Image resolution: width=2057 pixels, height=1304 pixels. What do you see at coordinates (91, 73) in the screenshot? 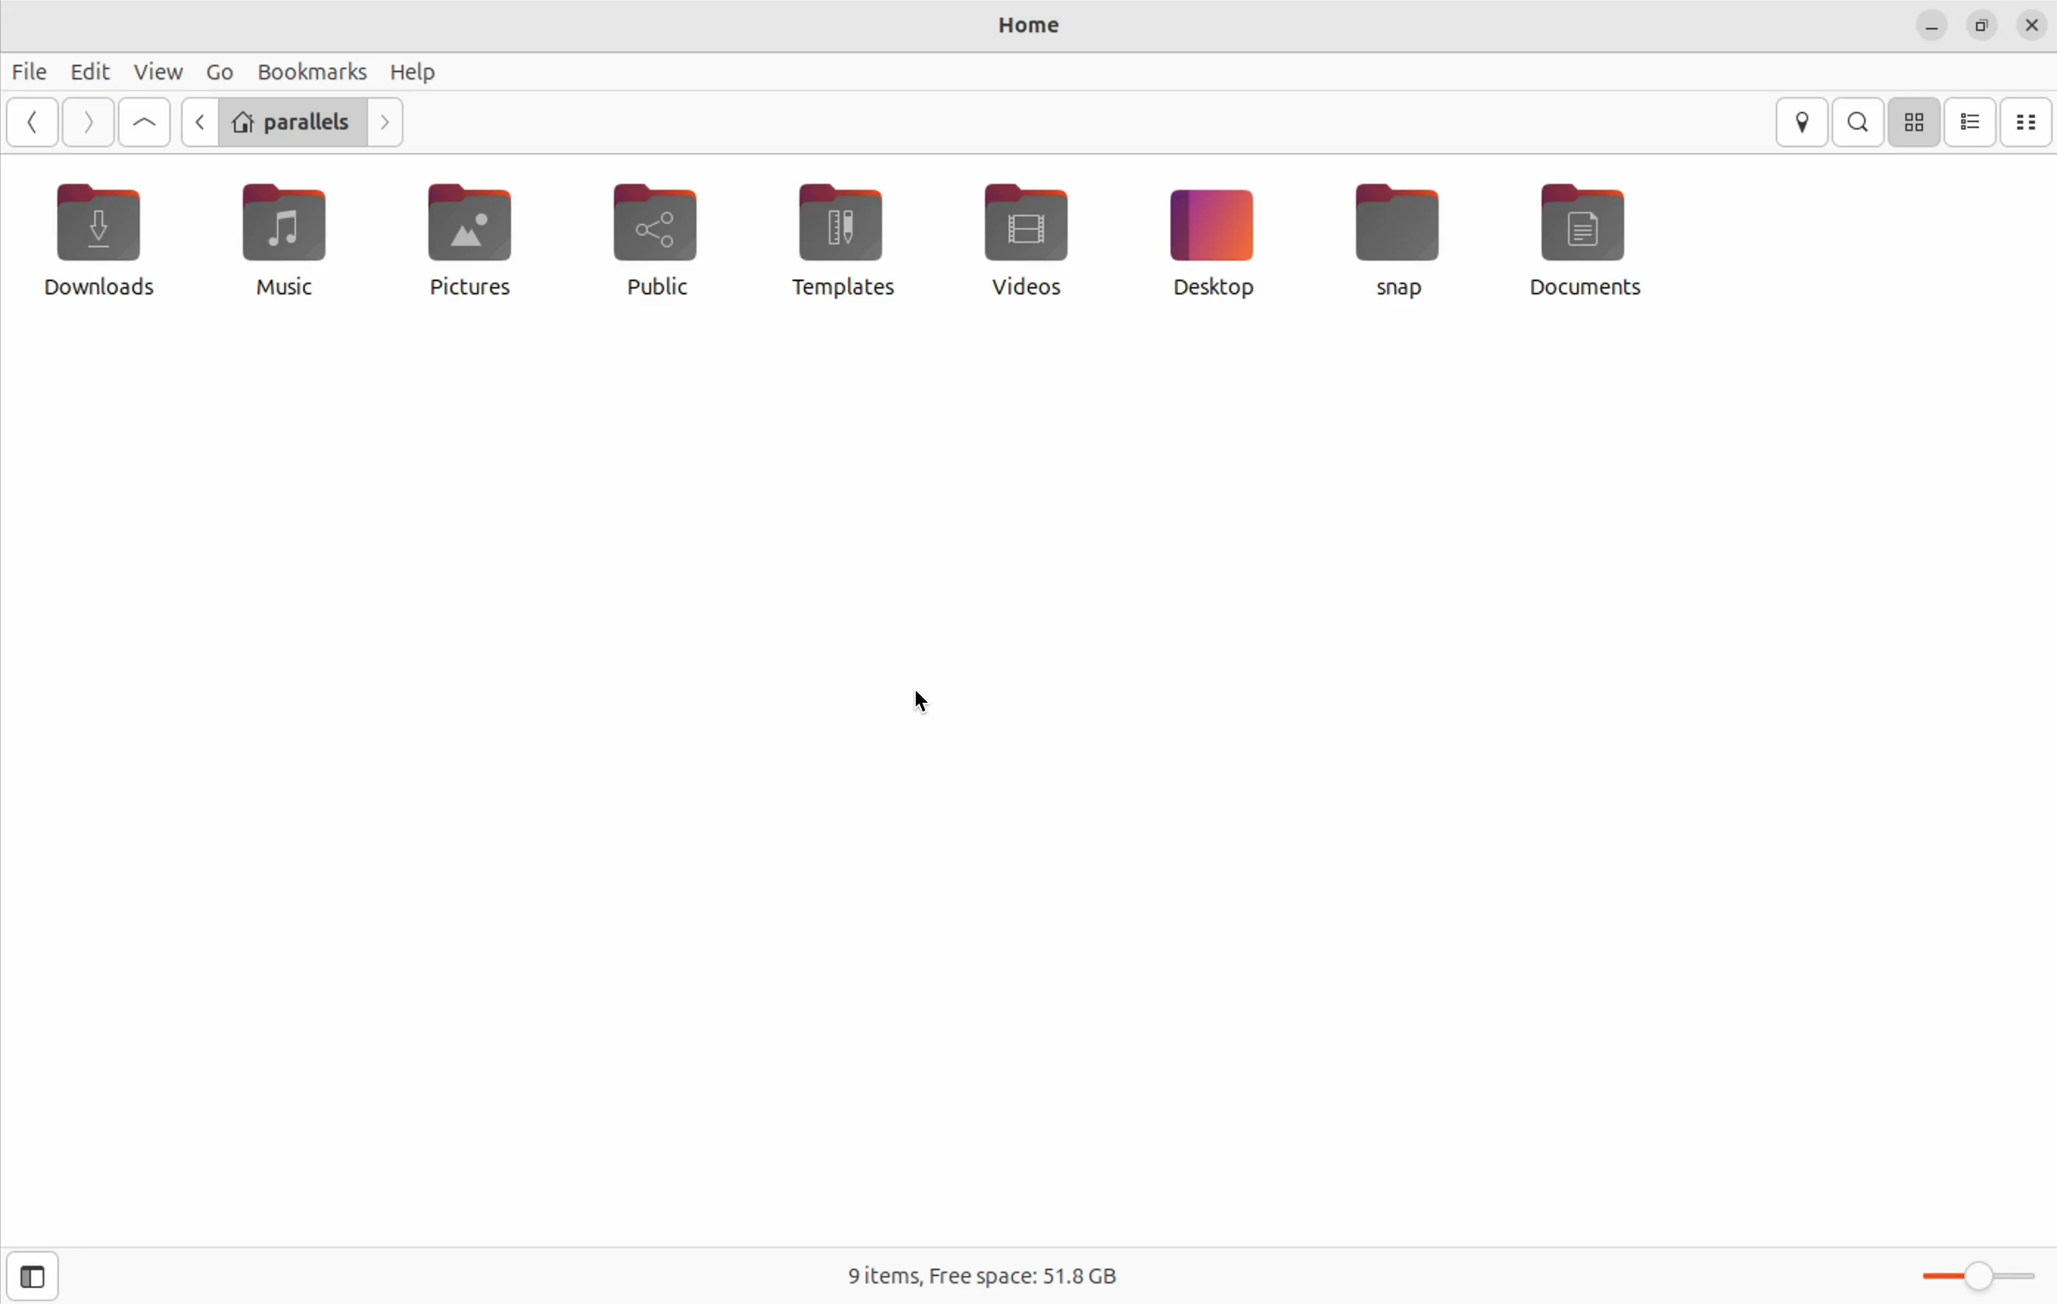
I see `edit` at bounding box center [91, 73].